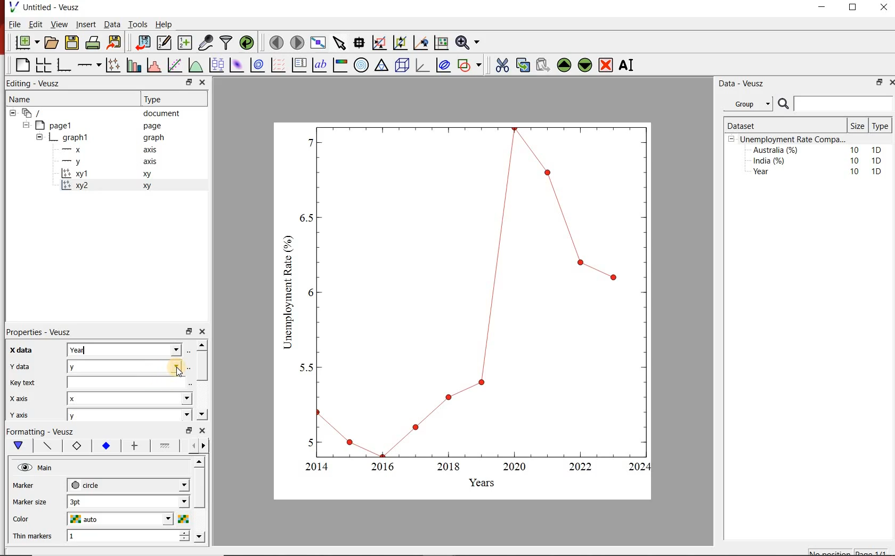  I want to click on read the data points, so click(360, 42).